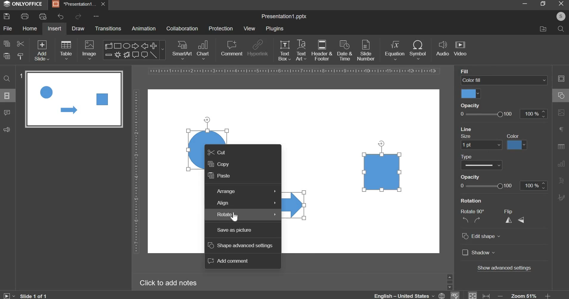  Describe the element at coordinates (7, 43) in the screenshot. I see `copy` at that location.